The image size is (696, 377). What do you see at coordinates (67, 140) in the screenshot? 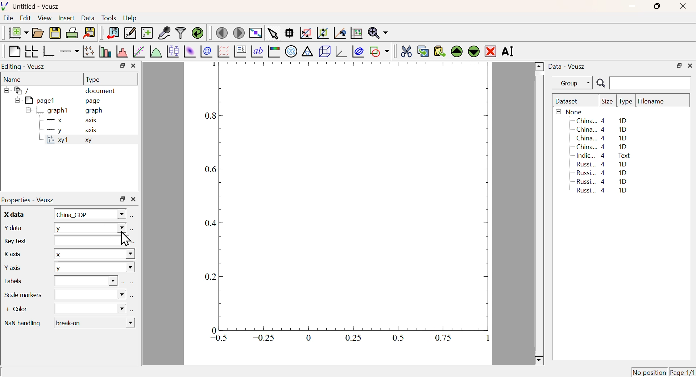
I see `xy1 xy` at bounding box center [67, 140].